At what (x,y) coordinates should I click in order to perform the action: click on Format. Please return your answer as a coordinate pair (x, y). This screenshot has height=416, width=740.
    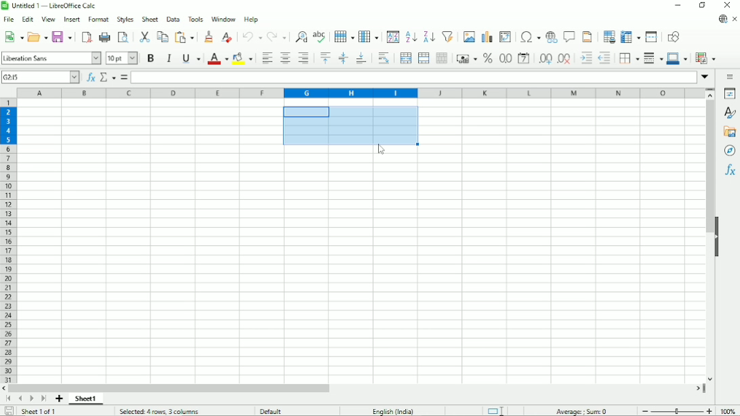
    Looking at the image, I should click on (98, 20).